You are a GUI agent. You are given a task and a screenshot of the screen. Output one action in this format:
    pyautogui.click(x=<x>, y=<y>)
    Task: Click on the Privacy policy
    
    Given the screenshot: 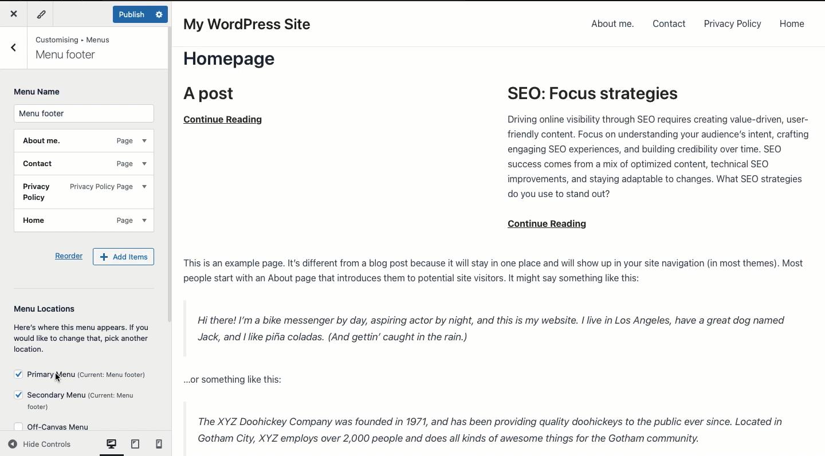 What is the action you would take?
    pyautogui.click(x=84, y=193)
    